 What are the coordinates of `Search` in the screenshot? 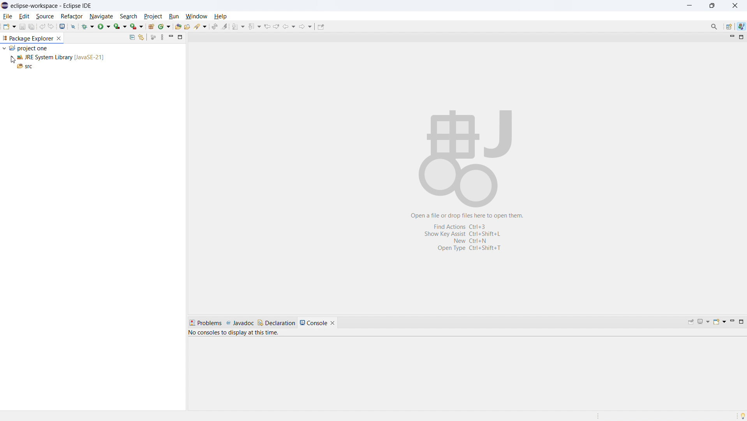 It's located at (714, 27).